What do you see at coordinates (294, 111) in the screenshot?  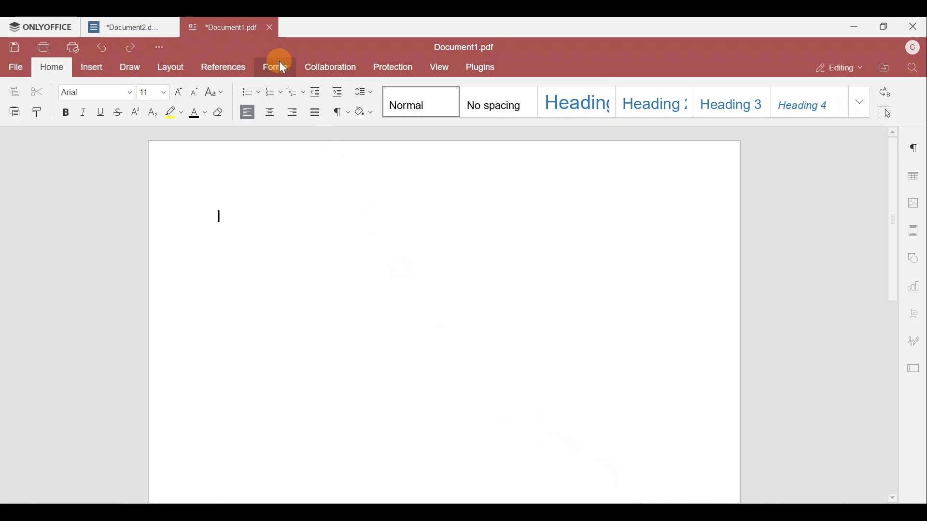 I see `Align right` at bounding box center [294, 111].